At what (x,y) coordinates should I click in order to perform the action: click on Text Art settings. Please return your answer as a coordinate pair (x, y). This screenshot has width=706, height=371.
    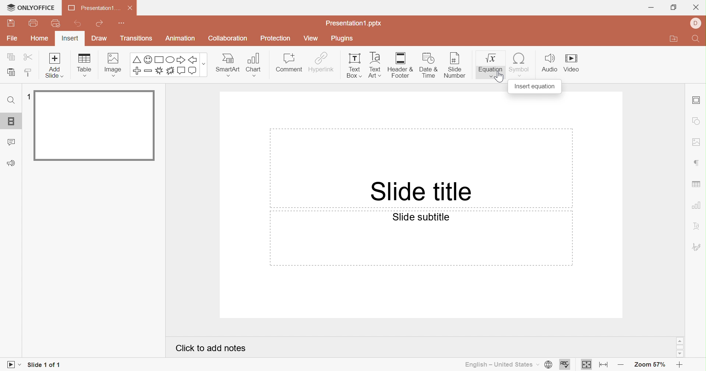
    Looking at the image, I should click on (696, 226).